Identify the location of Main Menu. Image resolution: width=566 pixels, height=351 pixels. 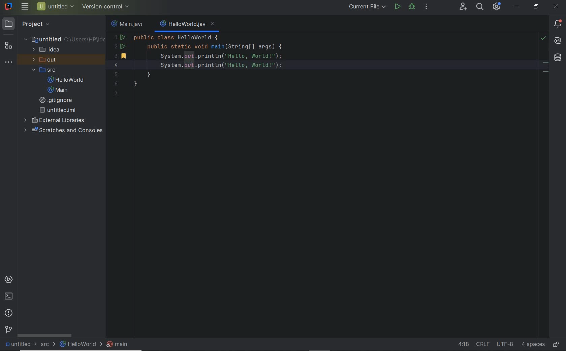
(25, 6).